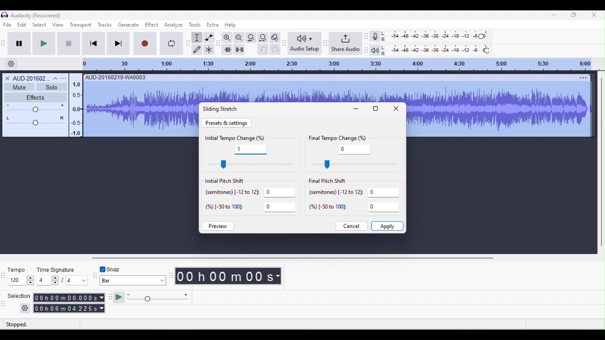  I want to click on initial pitch shift, so click(230, 181).